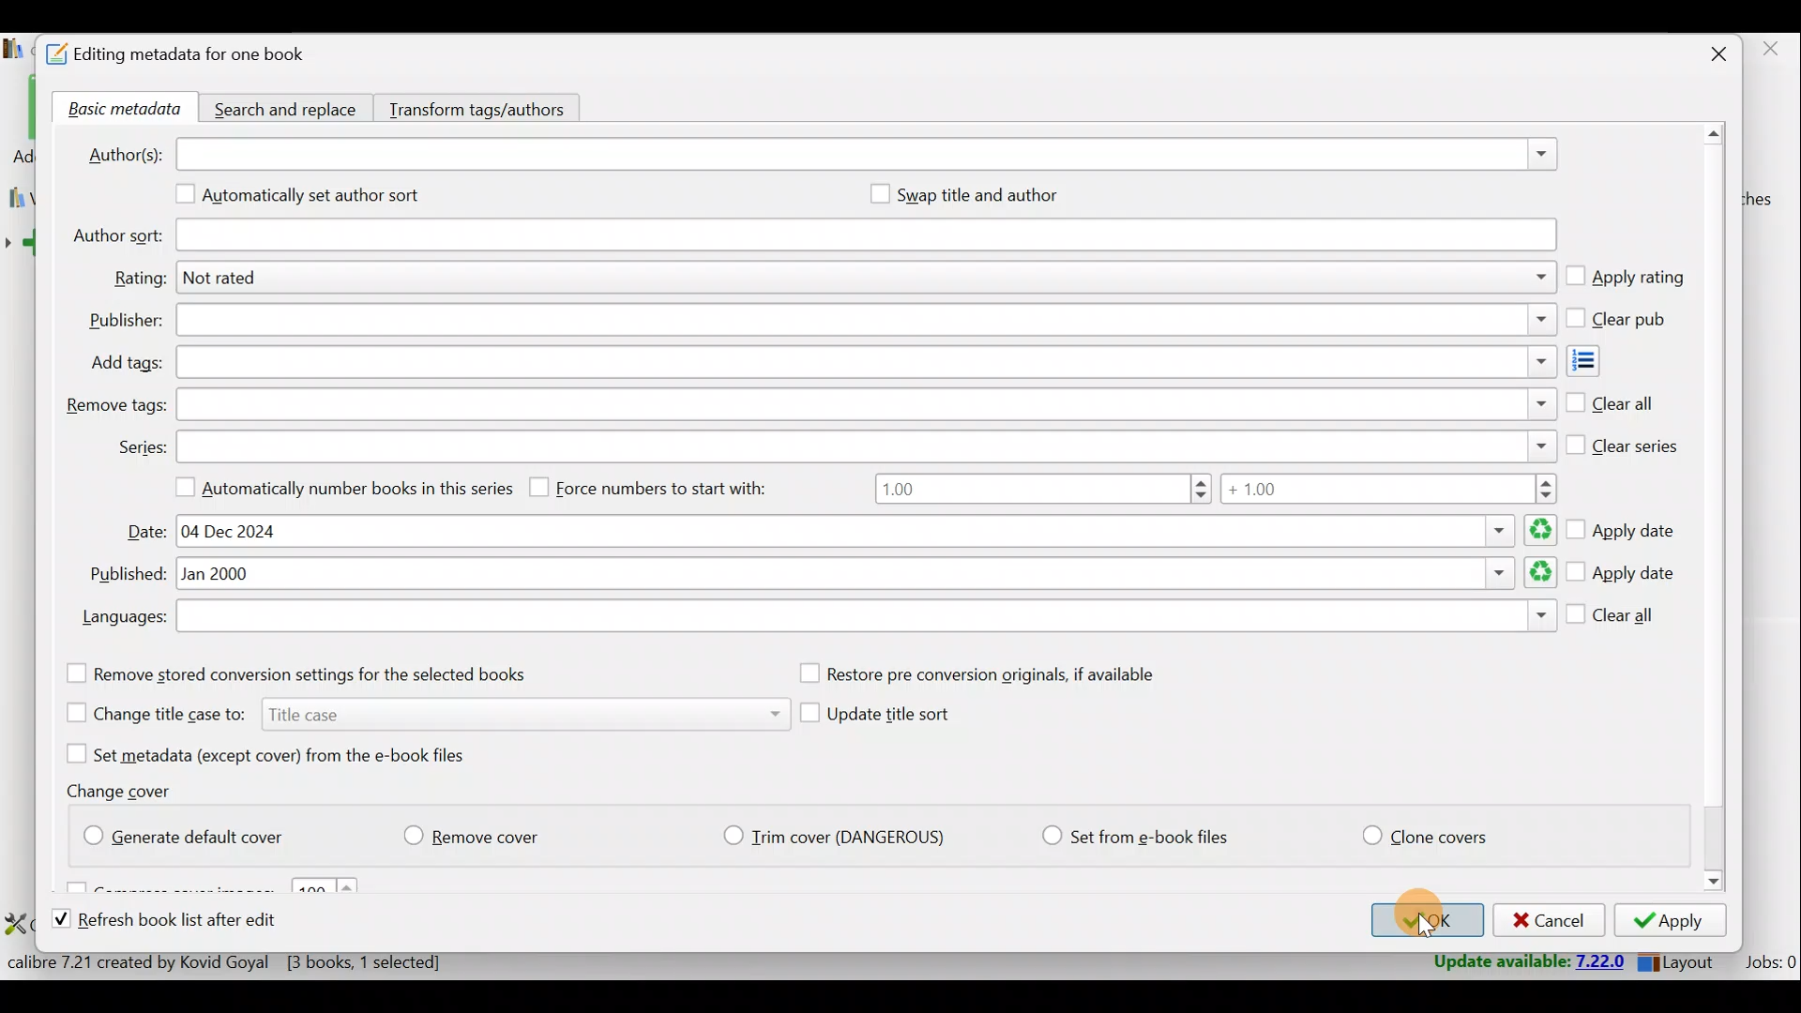 This screenshot has width=1801, height=1013. Describe the element at coordinates (1624, 442) in the screenshot. I see `Clear series` at that location.